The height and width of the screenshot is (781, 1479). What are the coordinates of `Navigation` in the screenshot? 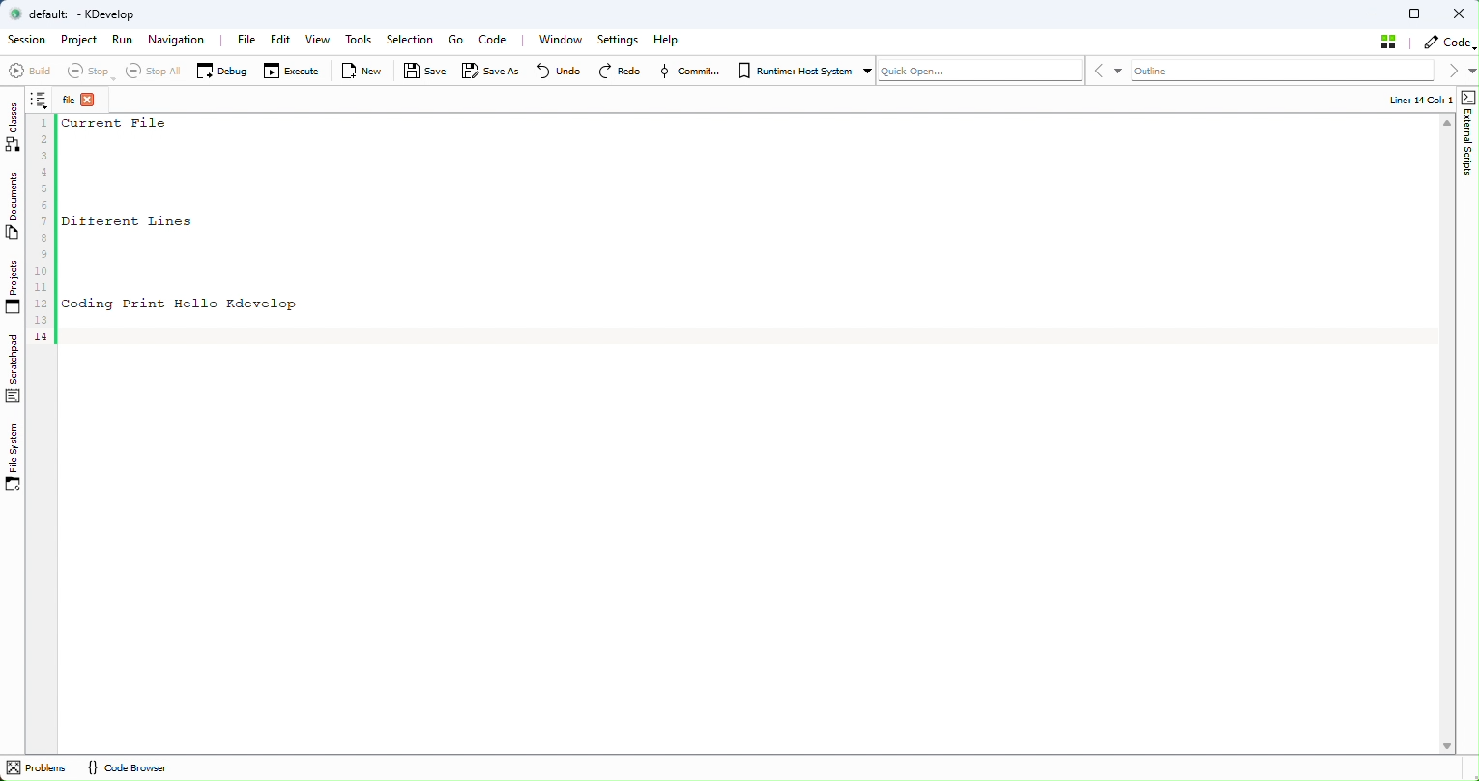 It's located at (180, 41).